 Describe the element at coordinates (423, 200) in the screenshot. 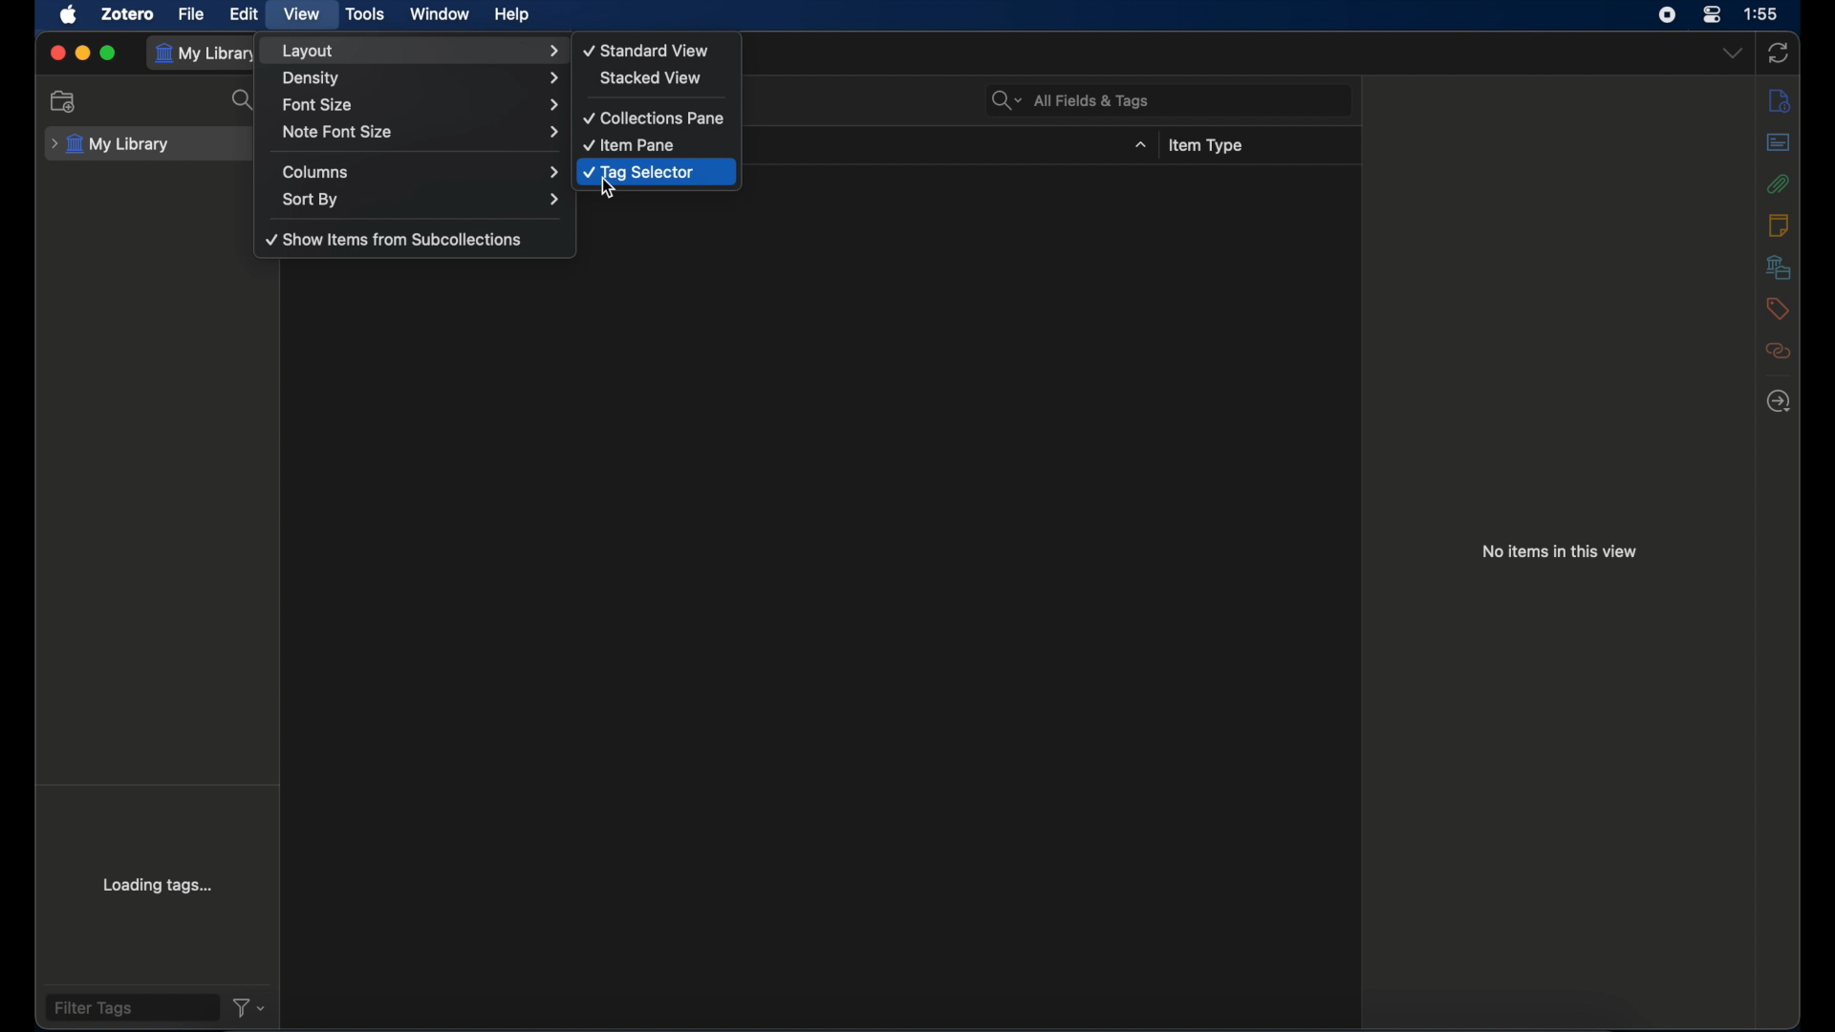

I see `sort by` at that location.